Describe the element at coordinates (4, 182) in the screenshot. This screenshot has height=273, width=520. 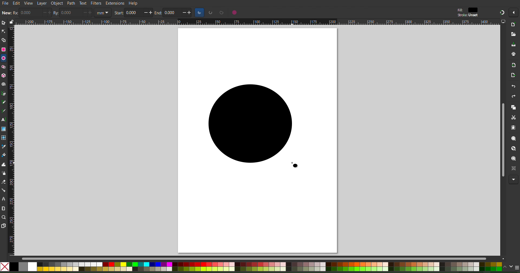
I see `Spray Tool` at that location.